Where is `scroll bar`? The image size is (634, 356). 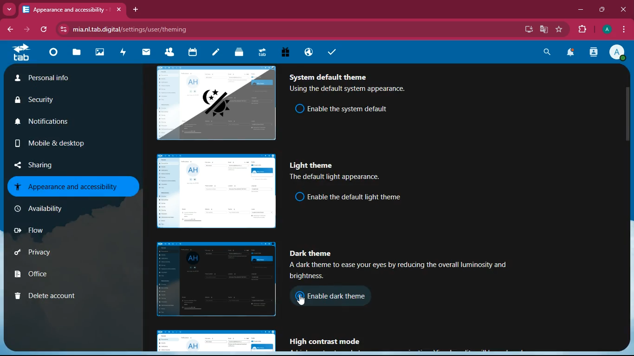
scroll bar is located at coordinates (629, 161).